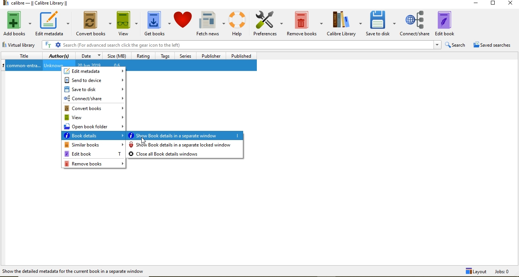 The height and width of the screenshot is (277, 519). Describe the element at coordinates (381, 24) in the screenshot. I see `save to disk` at that location.